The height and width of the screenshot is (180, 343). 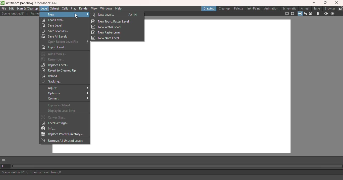 I want to click on InknPaint, so click(x=253, y=9).